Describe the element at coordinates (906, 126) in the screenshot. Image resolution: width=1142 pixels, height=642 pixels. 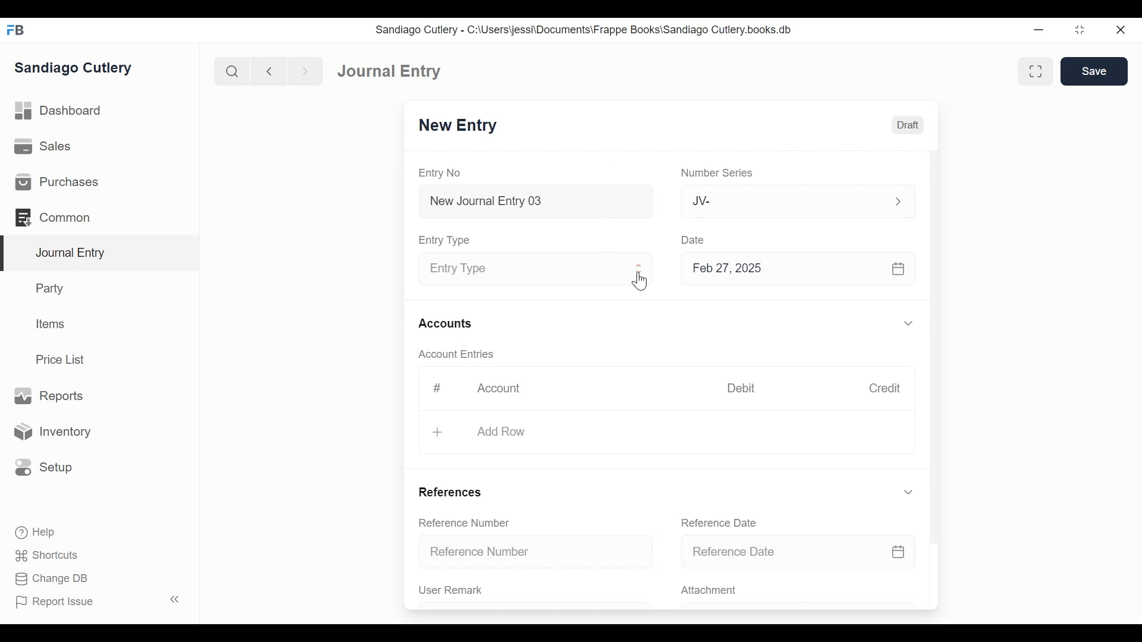
I see `Draft` at that location.